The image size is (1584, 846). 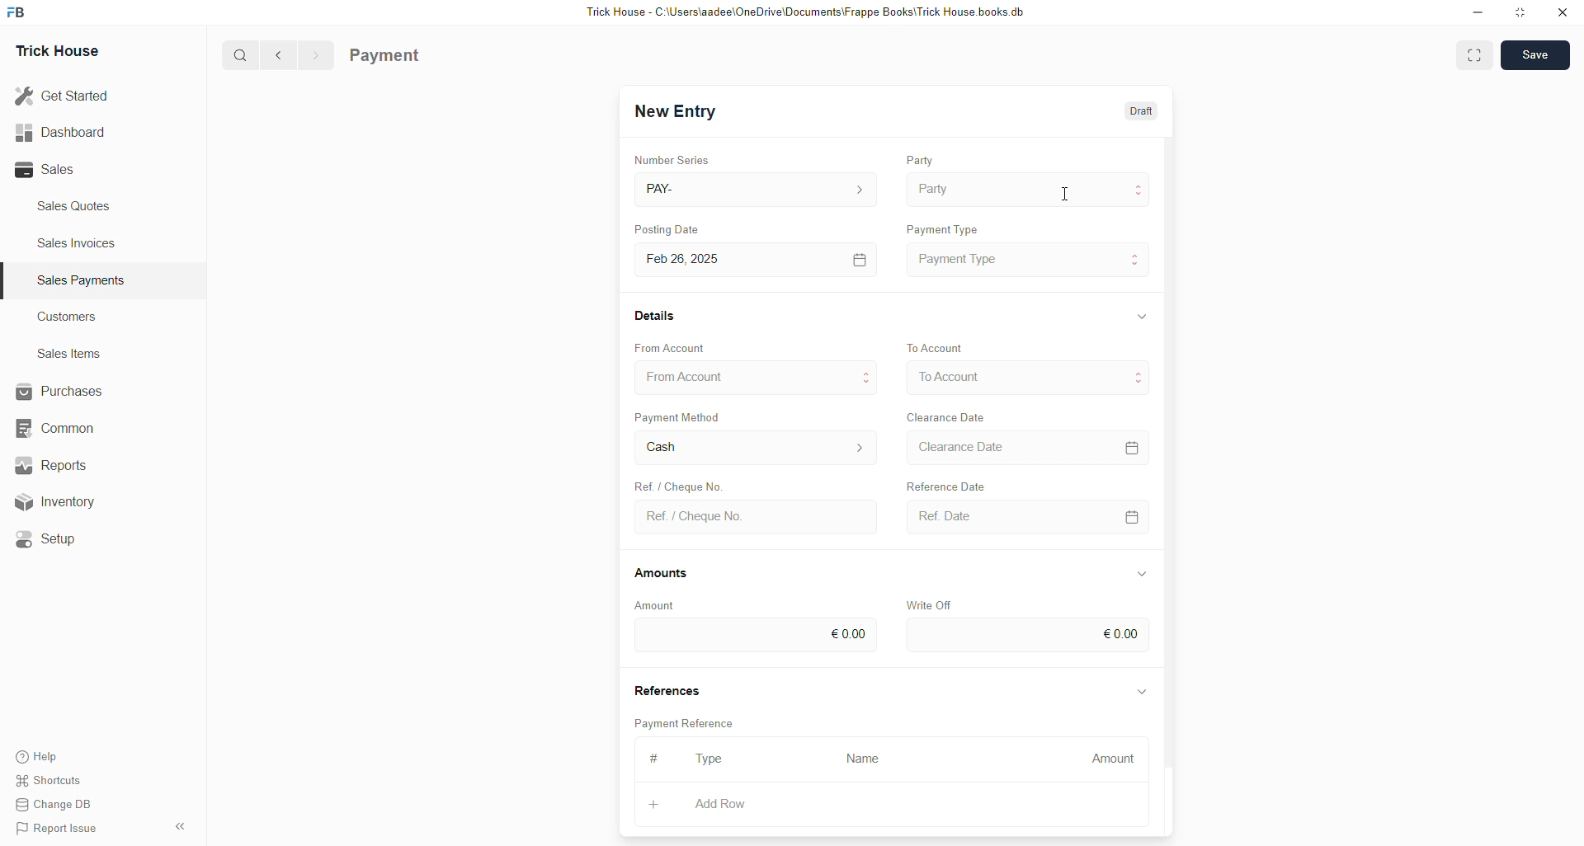 I want to click on Amount, so click(x=1106, y=760).